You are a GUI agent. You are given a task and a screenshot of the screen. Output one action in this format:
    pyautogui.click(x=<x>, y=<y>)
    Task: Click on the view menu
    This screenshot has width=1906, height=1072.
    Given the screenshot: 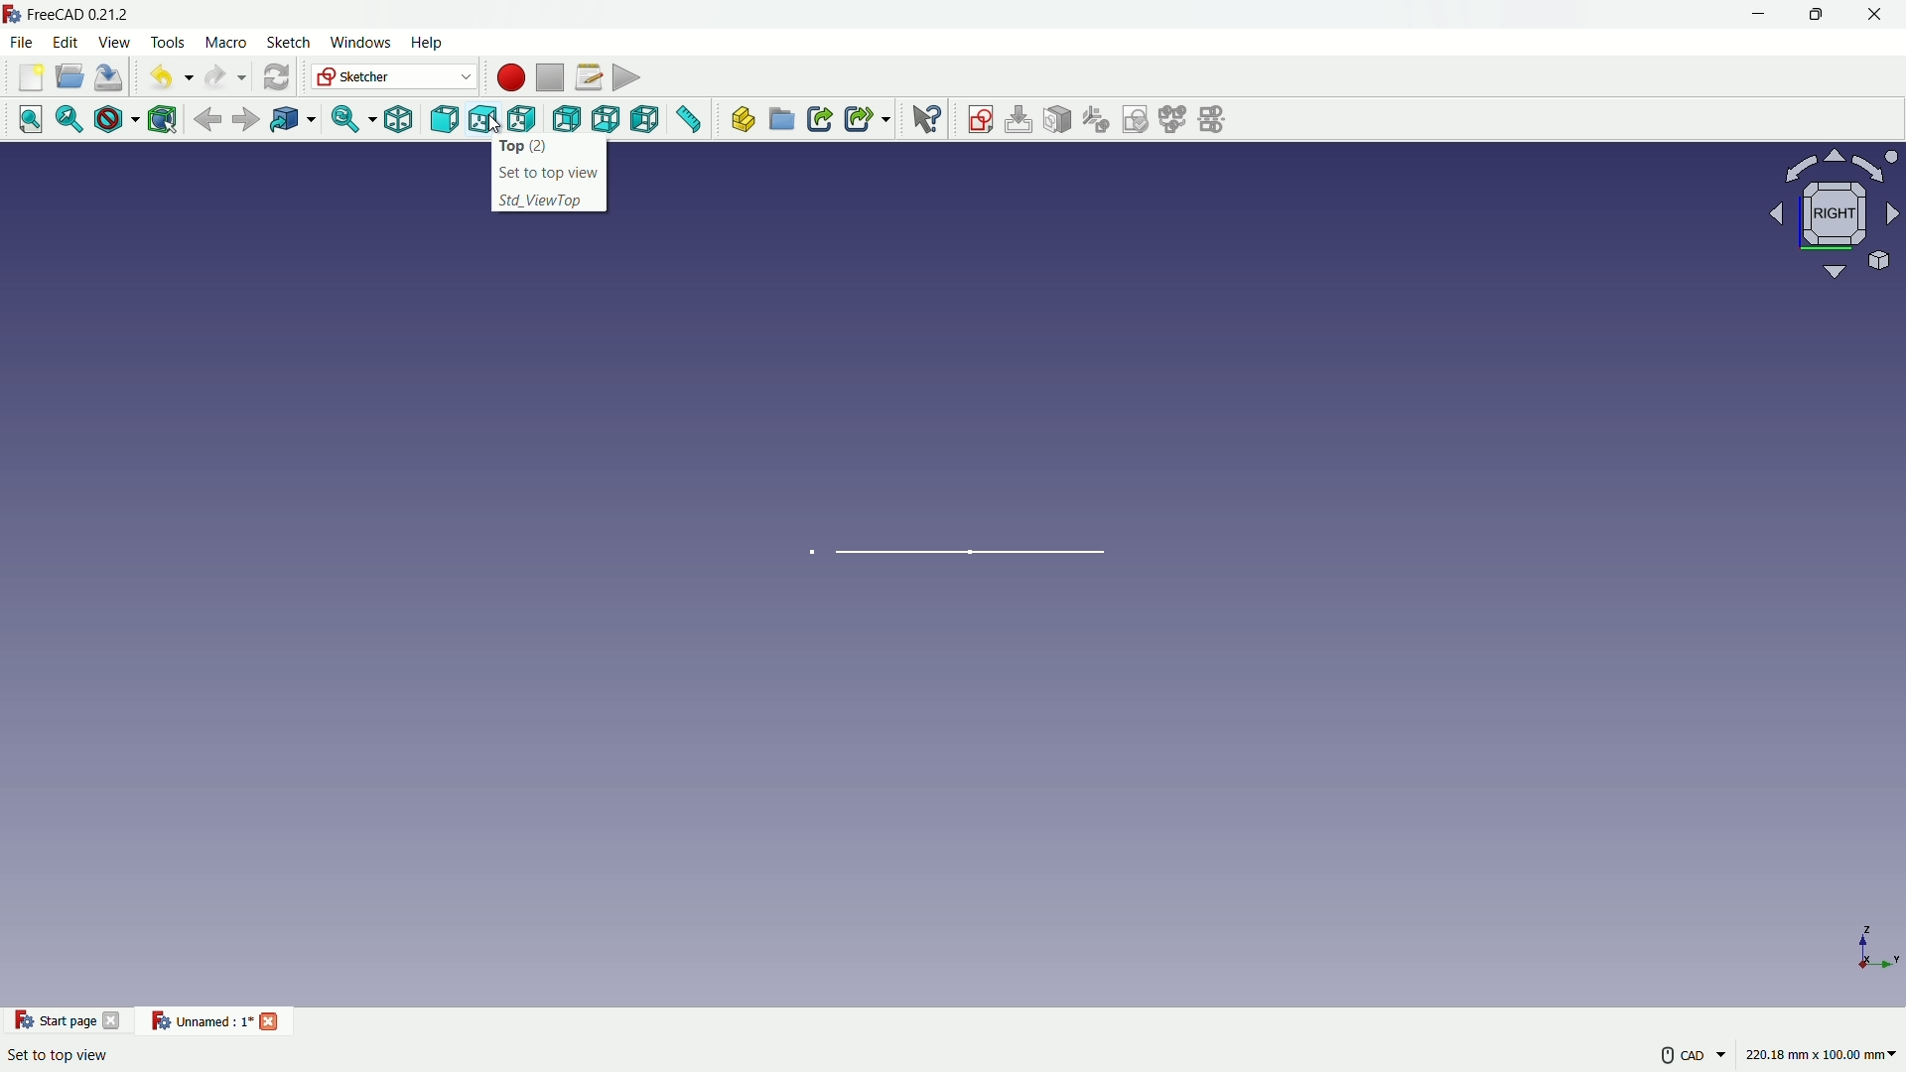 What is the action you would take?
    pyautogui.click(x=117, y=43)
    